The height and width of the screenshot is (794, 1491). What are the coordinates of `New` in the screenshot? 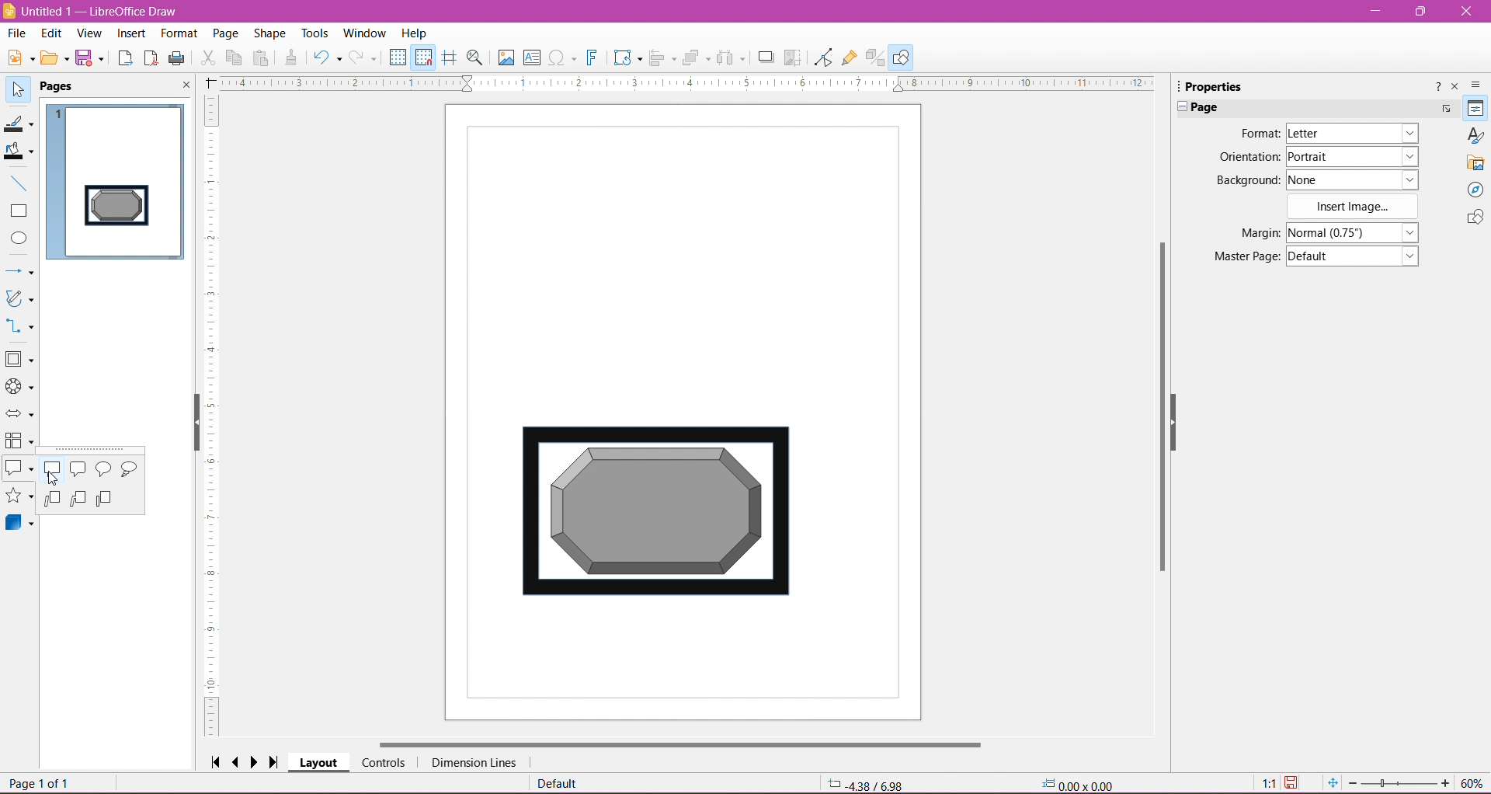 It's located at (18, 56).